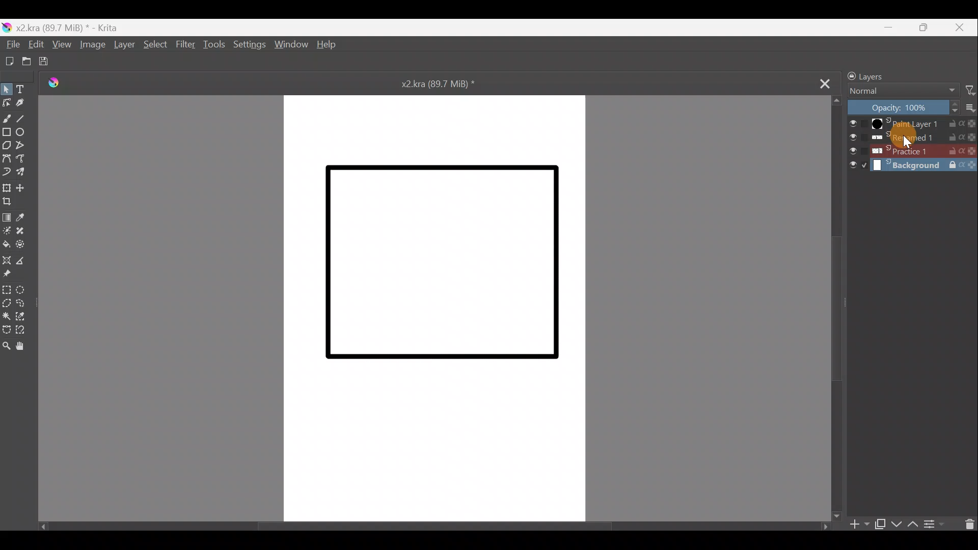  What do you see at coordinates (64, 45) in the screenshot?
I see `View` at bounding box center [64, 45].